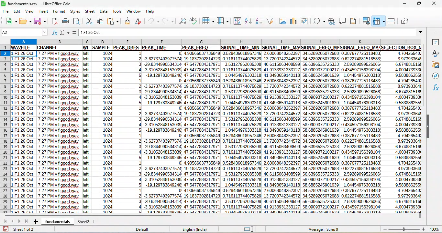  I want to click on maximize, so click(419, 4).